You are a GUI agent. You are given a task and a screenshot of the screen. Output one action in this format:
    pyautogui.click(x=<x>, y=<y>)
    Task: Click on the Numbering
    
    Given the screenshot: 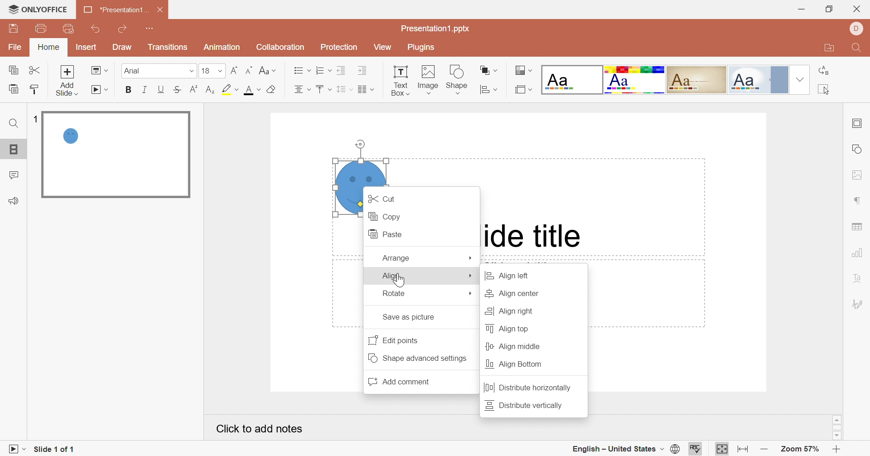 What is the action you would take?
    pyautogui.click(x=324, y=71)
    